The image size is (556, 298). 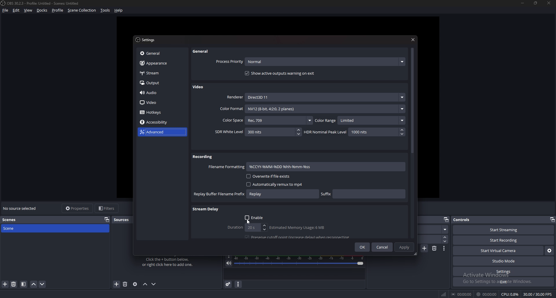 What do you see at coordinates (158, 103) in the screenshot?
I see `video` at bounding box center [158, 103].